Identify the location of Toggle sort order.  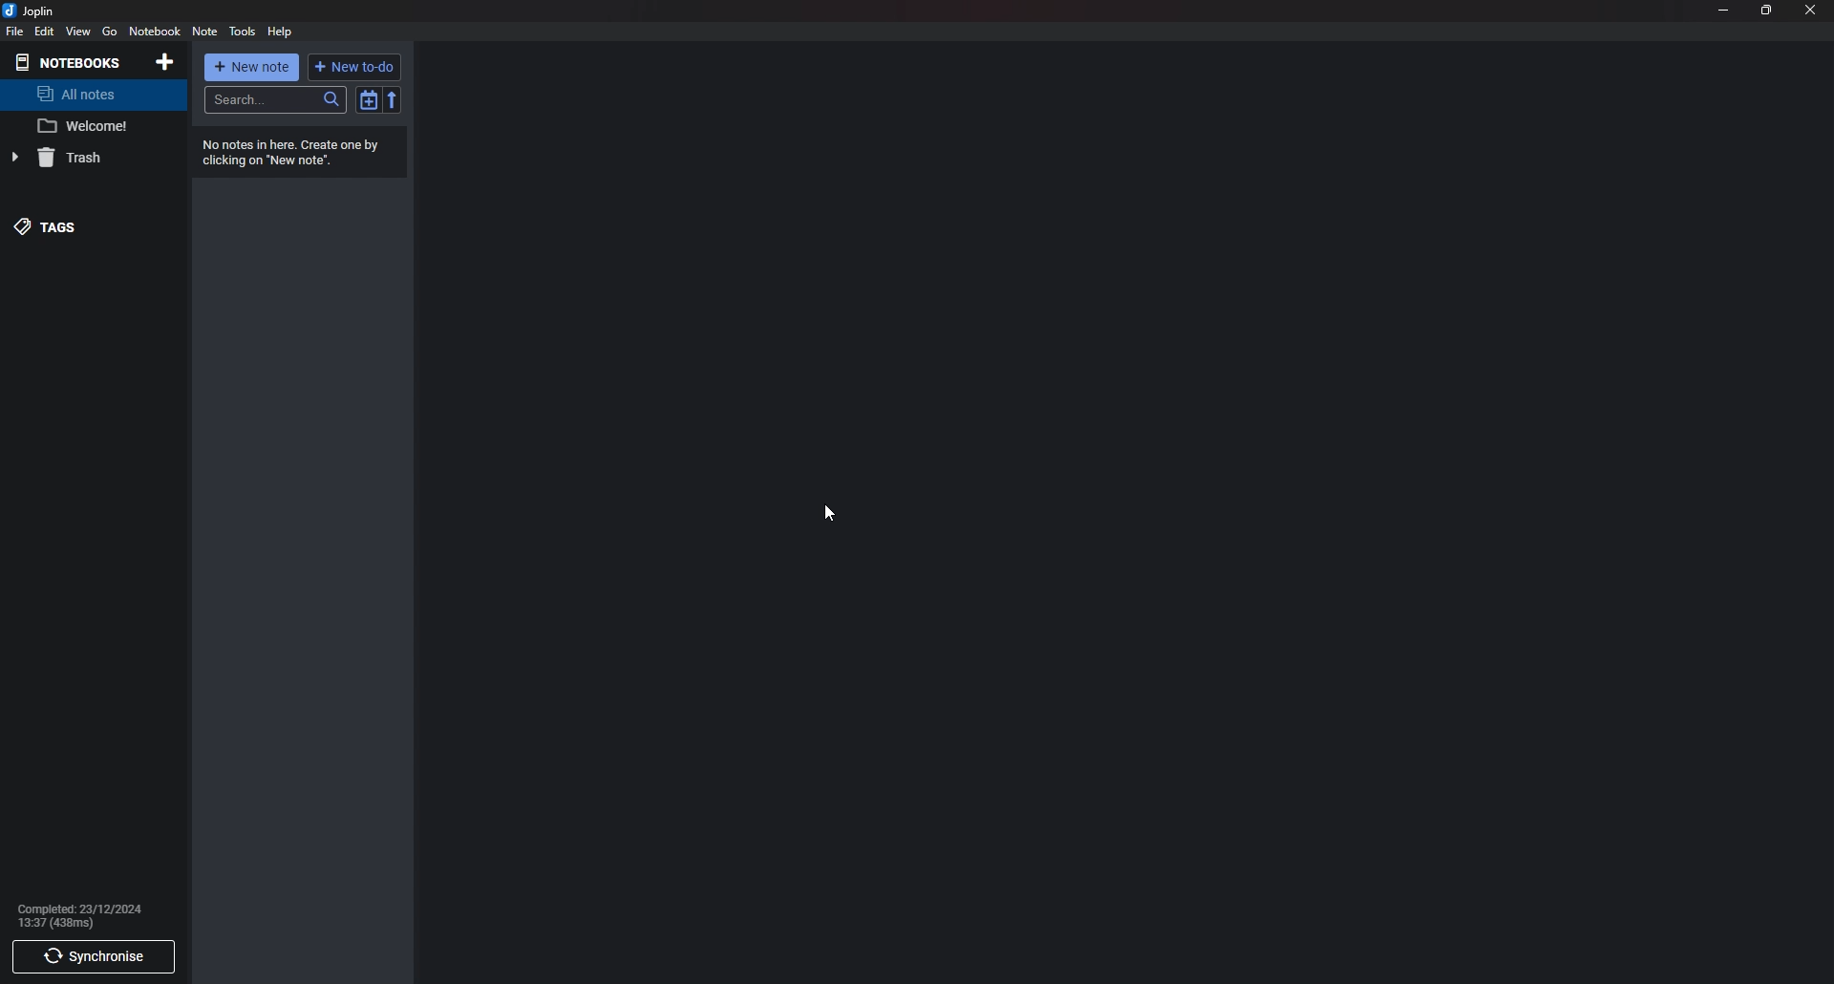
(370, 100).